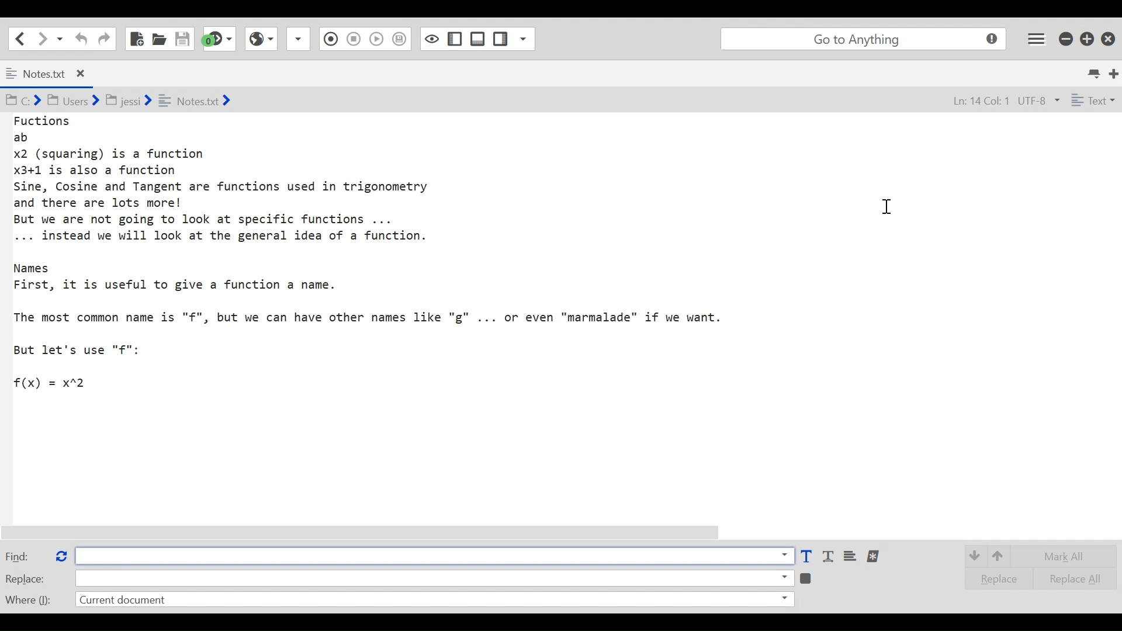 The height and width of the screenshot is (631, 1122). I want to click on Replace, so click(26, 578).